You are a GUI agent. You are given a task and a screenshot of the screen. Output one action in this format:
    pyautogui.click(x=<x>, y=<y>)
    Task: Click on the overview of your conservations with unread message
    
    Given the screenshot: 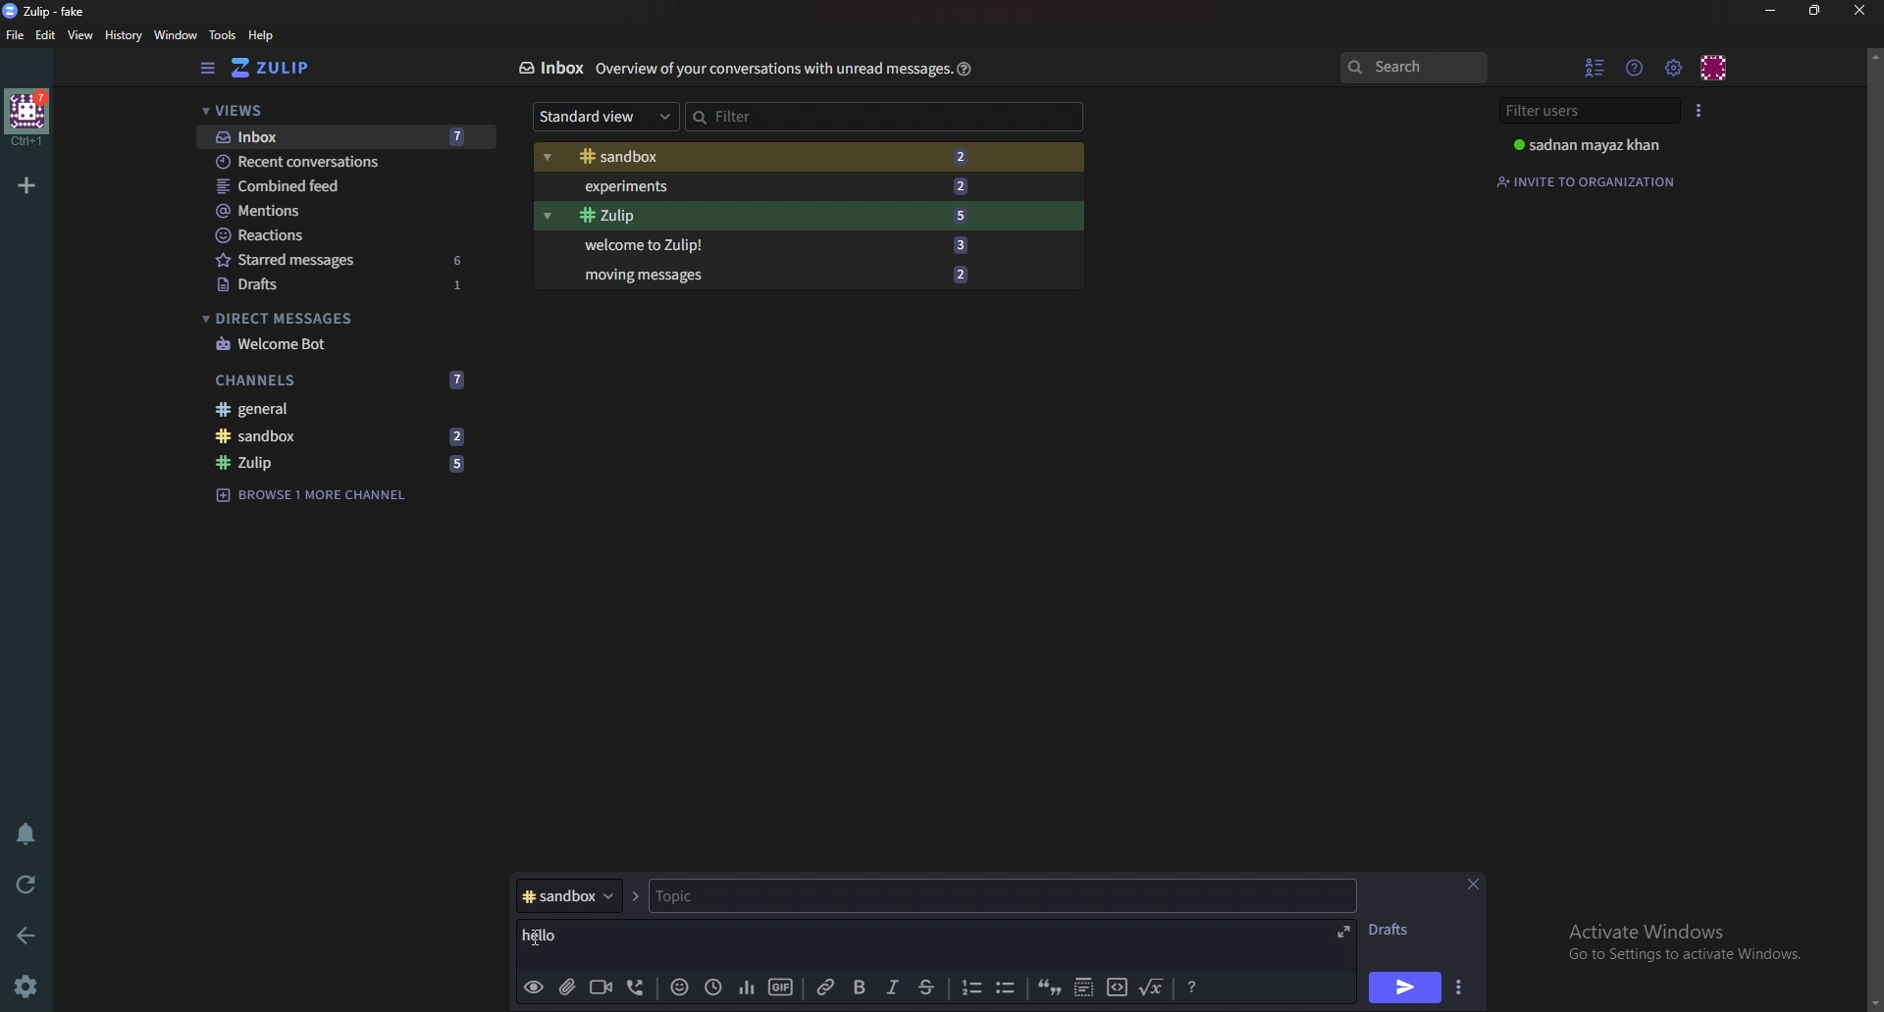 What is the action you would take?
    pyautogui.click(x=771, y=71)
    